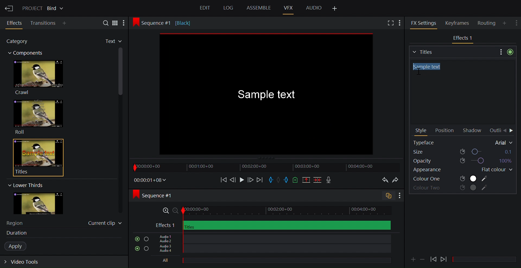 The image size is (521, 268). What do you see at coordinates (424, 23) in the screenshot?
I see `FX Settings` at bounding box center [424, 23].